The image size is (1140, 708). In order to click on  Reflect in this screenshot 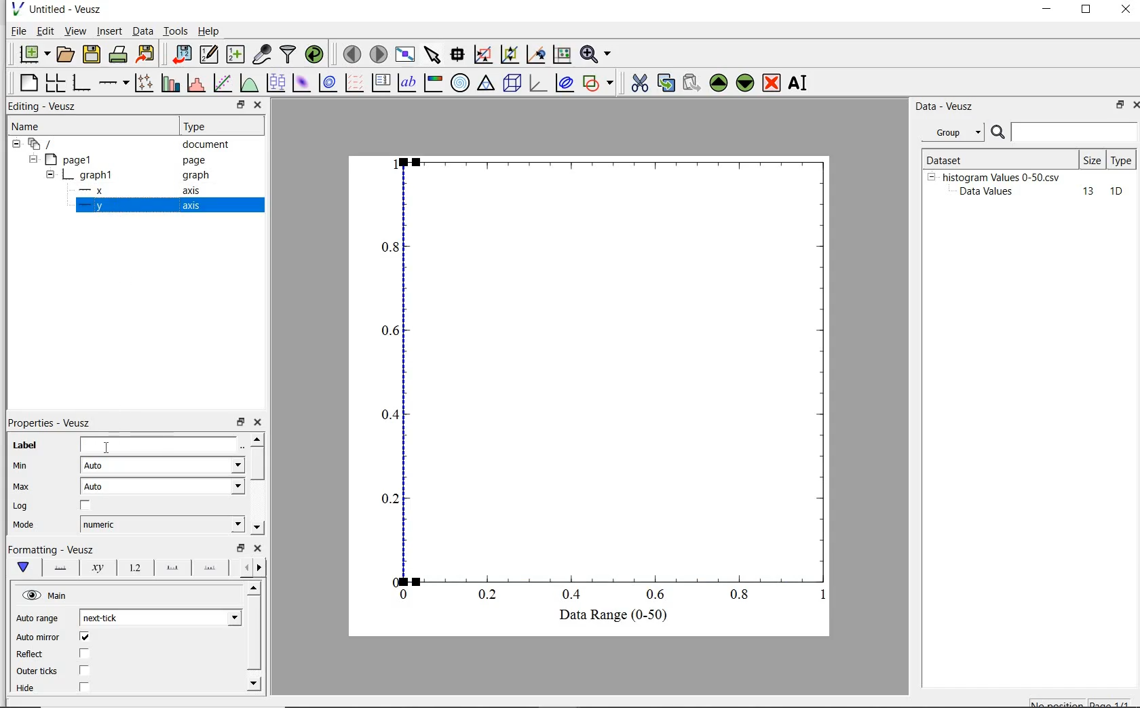, I will do `click(32, 654)`.